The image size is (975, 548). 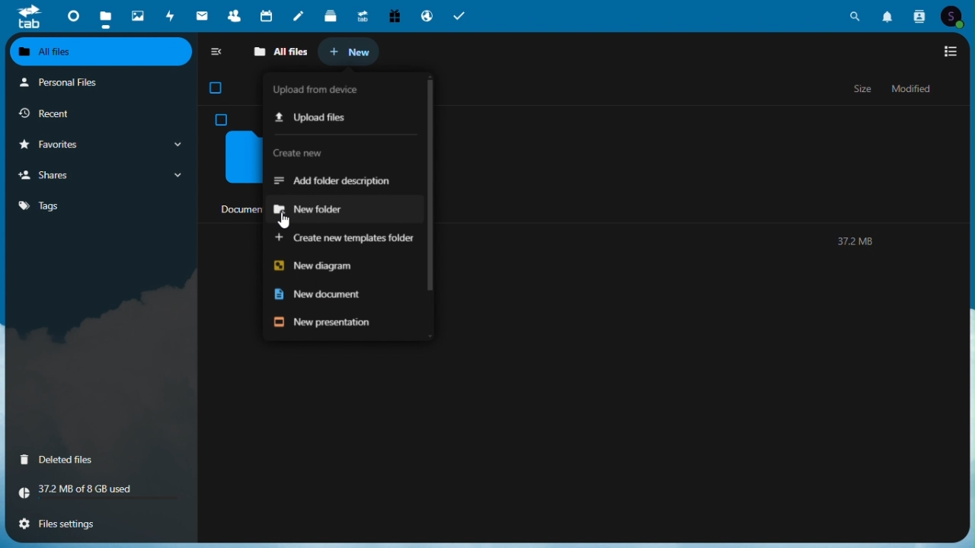 I want to click on New presentation, so click(x=321, y=322).